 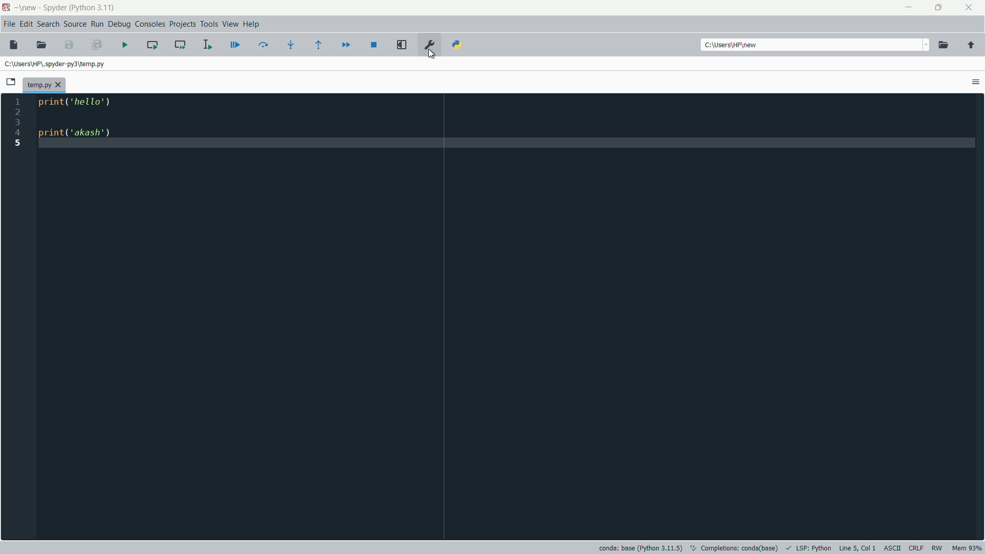 I want to click on debug file, so click(x=235, y=45).